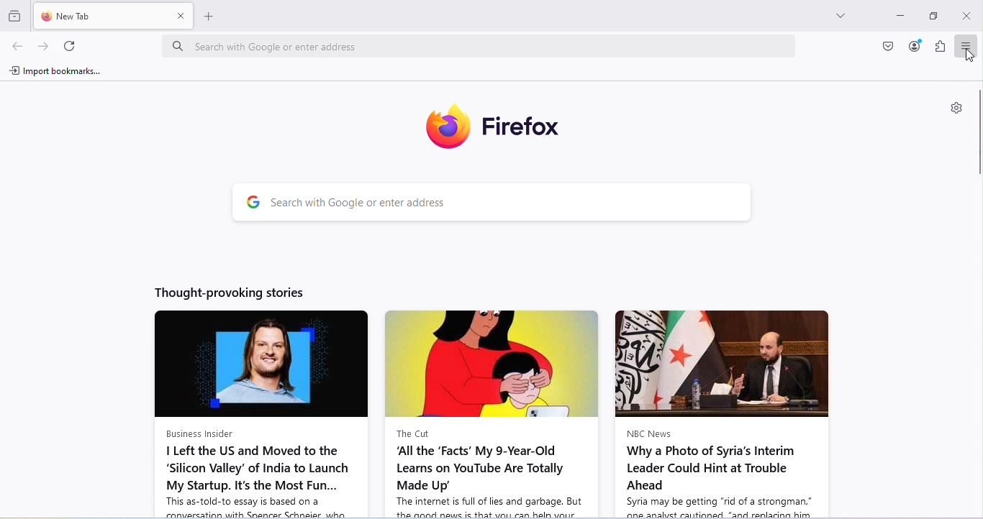 Image resolution: width=983 pixels, height=519 pixels. Describe the element at coordinates (964, 46) in the screenshot. I see `Open application menu` at that location.